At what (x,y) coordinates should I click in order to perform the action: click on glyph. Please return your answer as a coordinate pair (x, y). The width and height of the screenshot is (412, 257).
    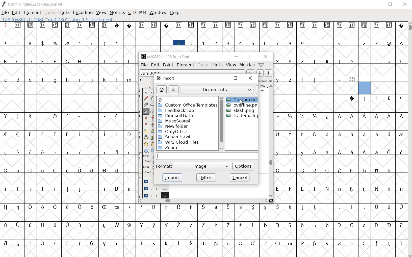
    Looking at the image, I should click on (191, 225).